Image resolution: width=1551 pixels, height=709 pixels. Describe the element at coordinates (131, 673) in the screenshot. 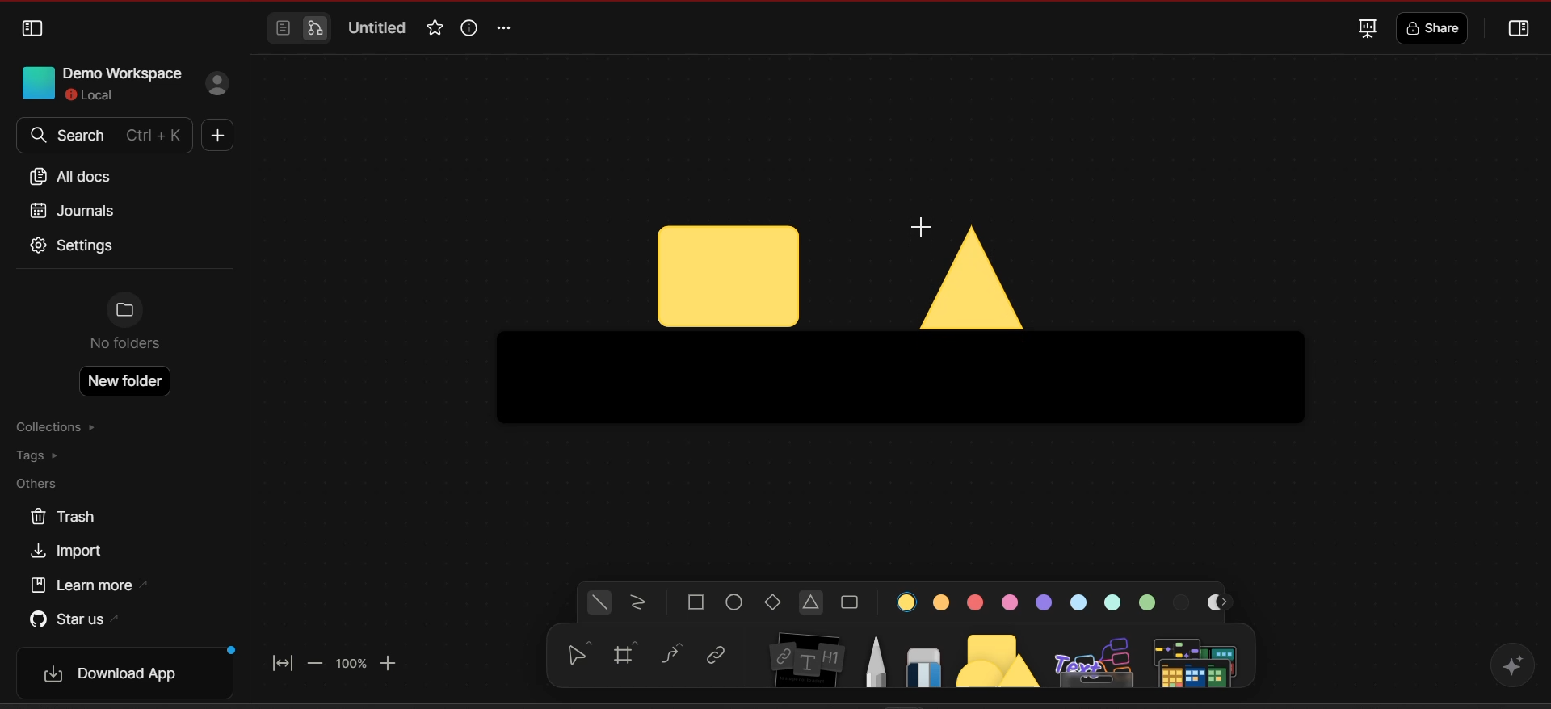

I see `download app` at that location.